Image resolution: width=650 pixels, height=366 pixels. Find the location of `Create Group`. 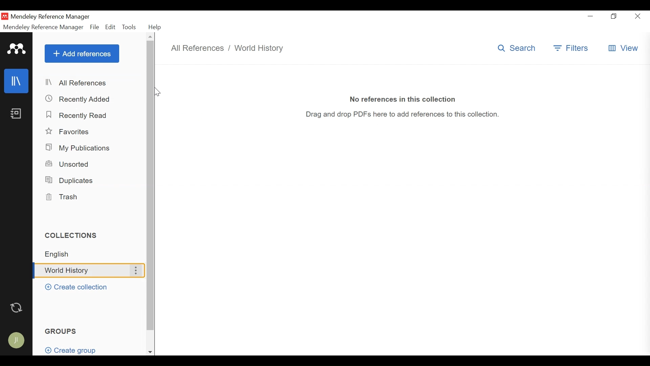

Create Group is located at coordinates (75, 350).